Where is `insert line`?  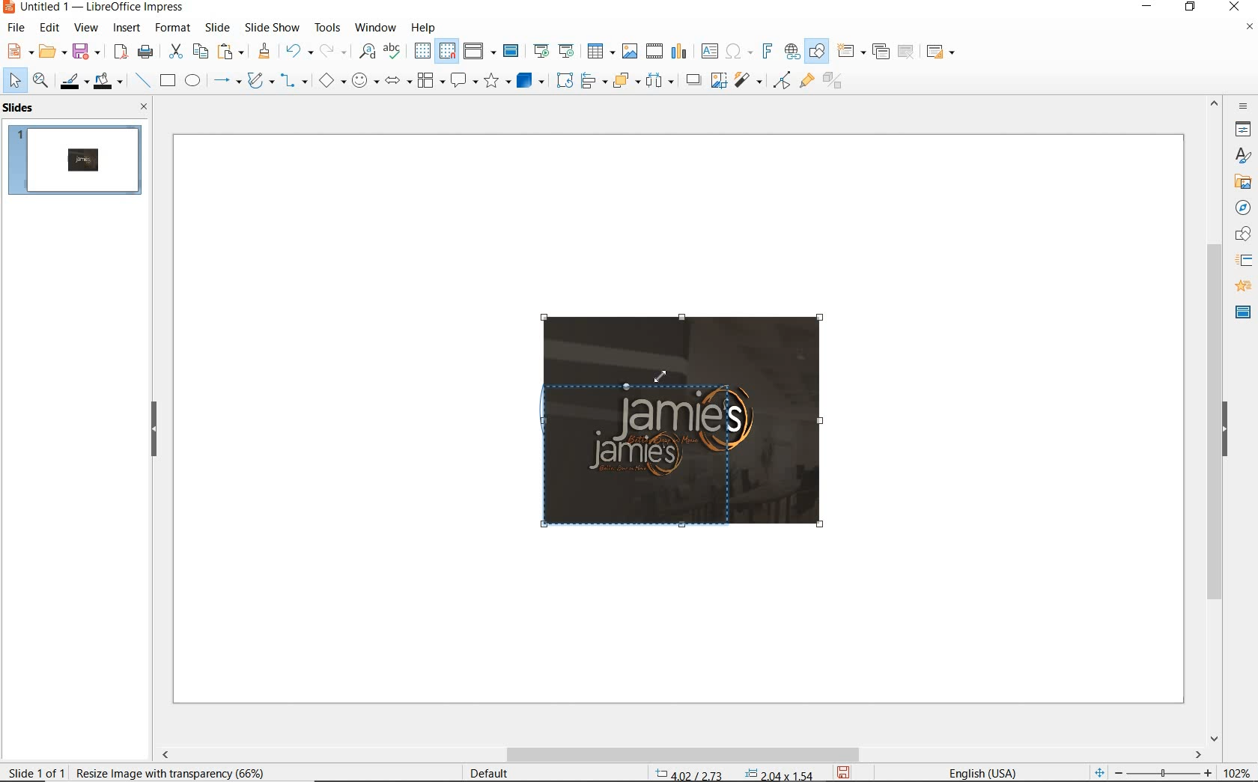
insert line is located at coordinates (142, 81).